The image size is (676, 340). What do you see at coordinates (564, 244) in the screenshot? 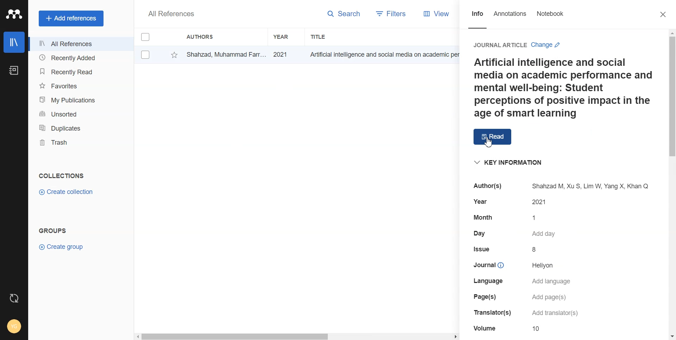
I see `Key information about authors, year, month, day, issue, journal and so on.` at bounding box center [564, 244].